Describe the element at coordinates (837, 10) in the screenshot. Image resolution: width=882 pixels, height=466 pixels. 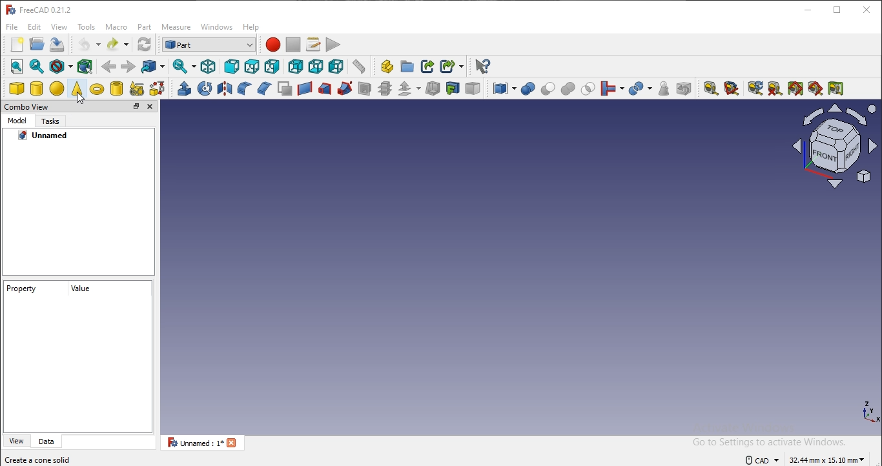
I see `restore window` at that location.